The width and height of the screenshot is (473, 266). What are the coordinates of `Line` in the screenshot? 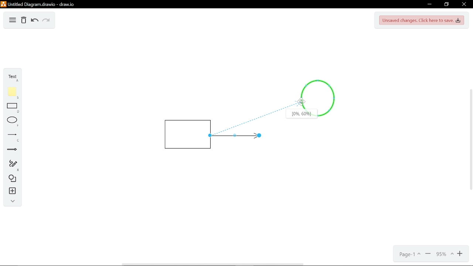 It's located at (235, 136).